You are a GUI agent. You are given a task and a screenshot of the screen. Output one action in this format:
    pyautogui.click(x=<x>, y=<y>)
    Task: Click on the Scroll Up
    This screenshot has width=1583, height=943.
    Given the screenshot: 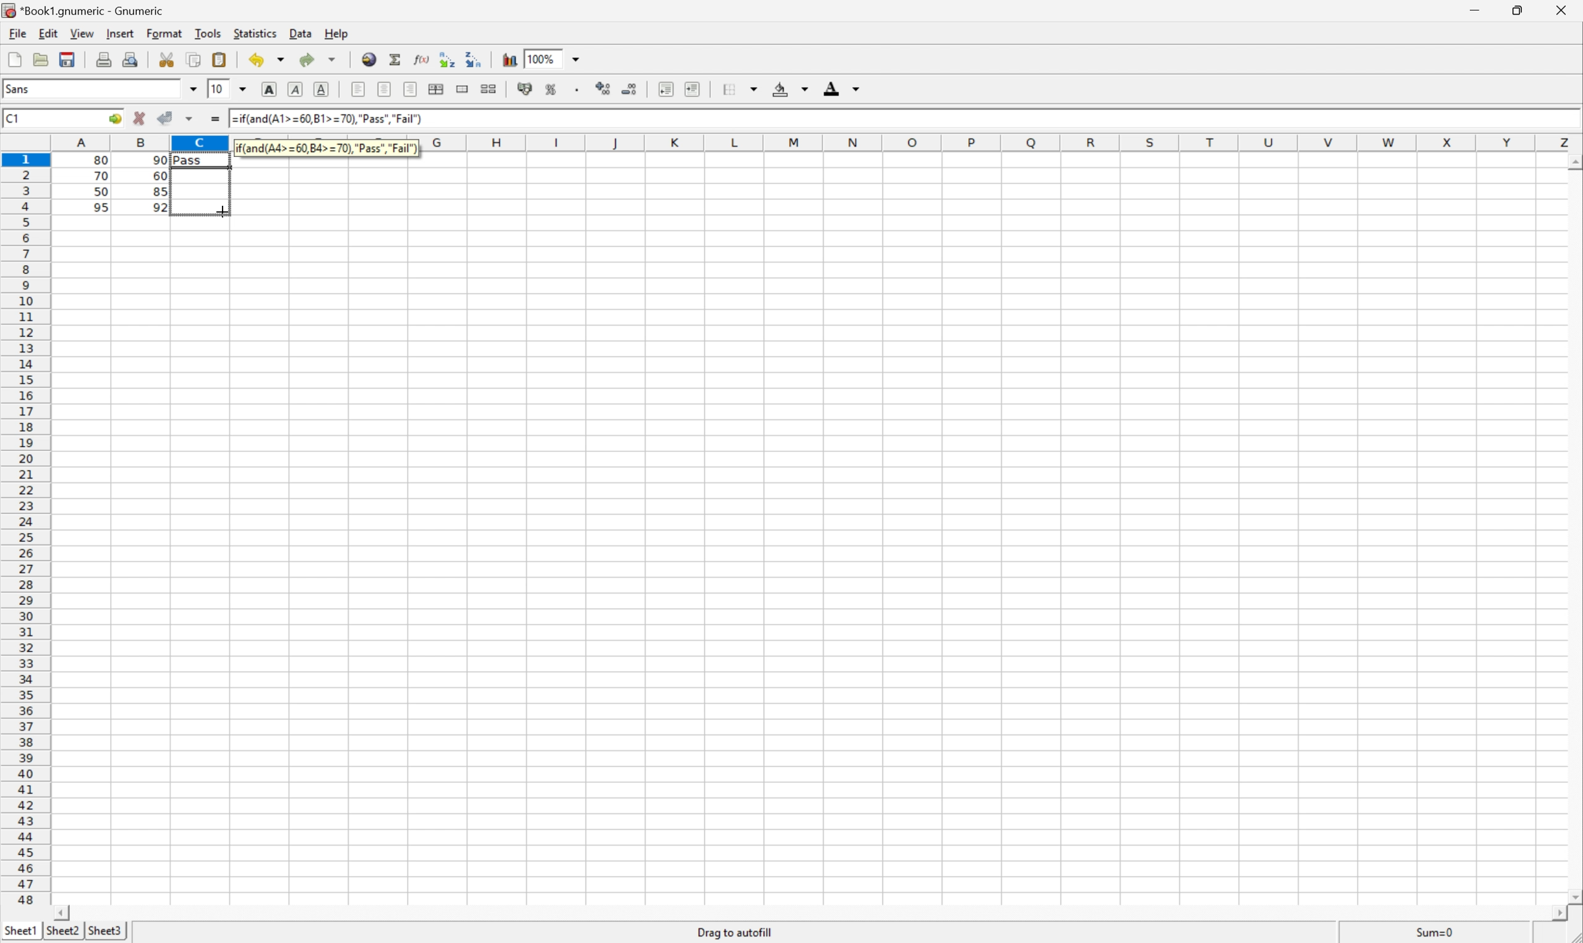 What is the action you would take?
    pyautogui.click(x=1573, y=162)
    